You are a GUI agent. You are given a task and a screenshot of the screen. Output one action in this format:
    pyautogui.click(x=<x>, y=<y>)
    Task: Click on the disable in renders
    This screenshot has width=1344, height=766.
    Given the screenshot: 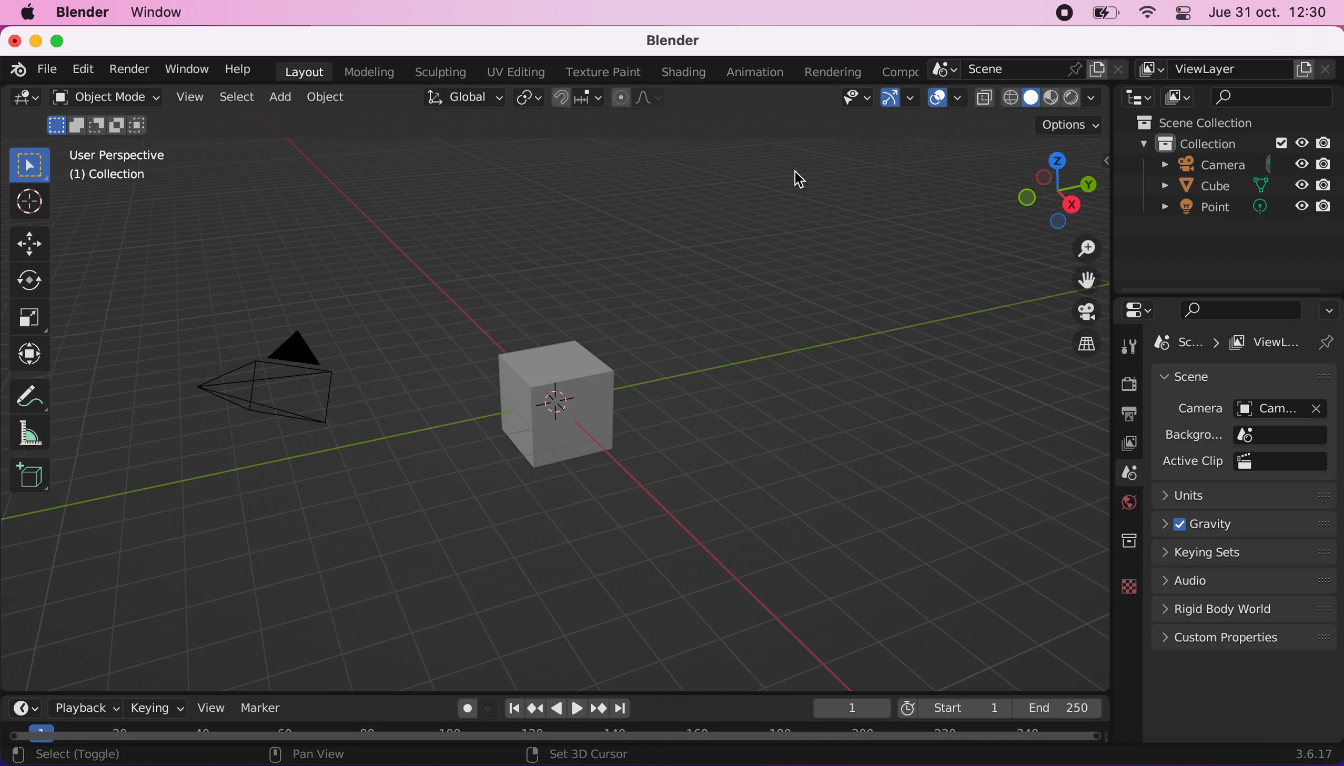 What is the action you would take?
    pyautogui.click(x=1323, y=185)
    